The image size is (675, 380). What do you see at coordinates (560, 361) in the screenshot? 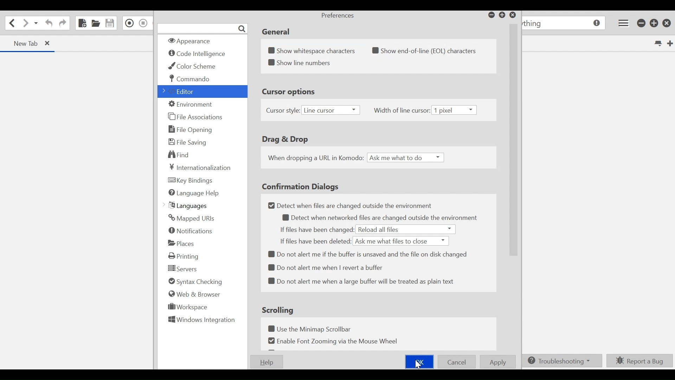
I see `Troubleshooting` at bounding box center [560, 361].